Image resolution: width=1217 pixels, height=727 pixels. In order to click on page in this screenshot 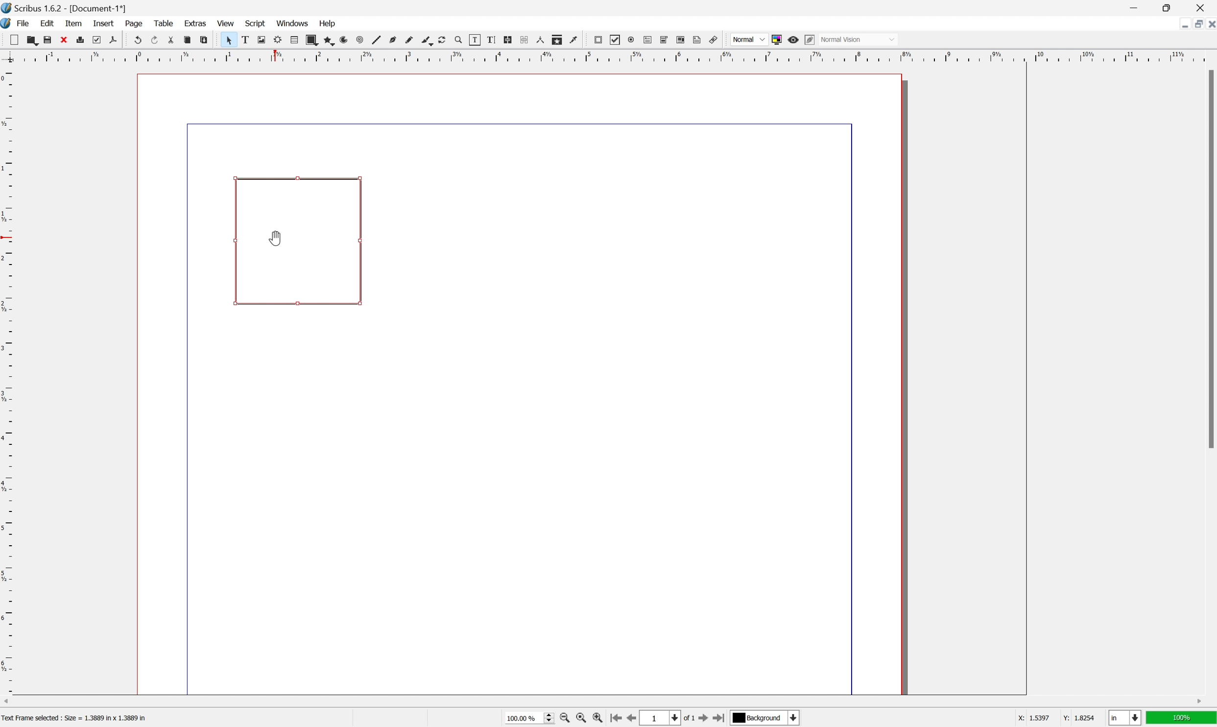, I will do `click(135, 24)`.